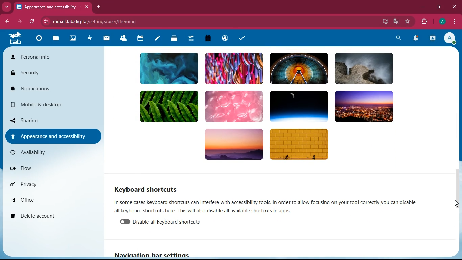 The height and width of the screenshot is (260, 462). Describe the element at coordinates (455, 204) in the screenshot. I see `cursor` at that location.